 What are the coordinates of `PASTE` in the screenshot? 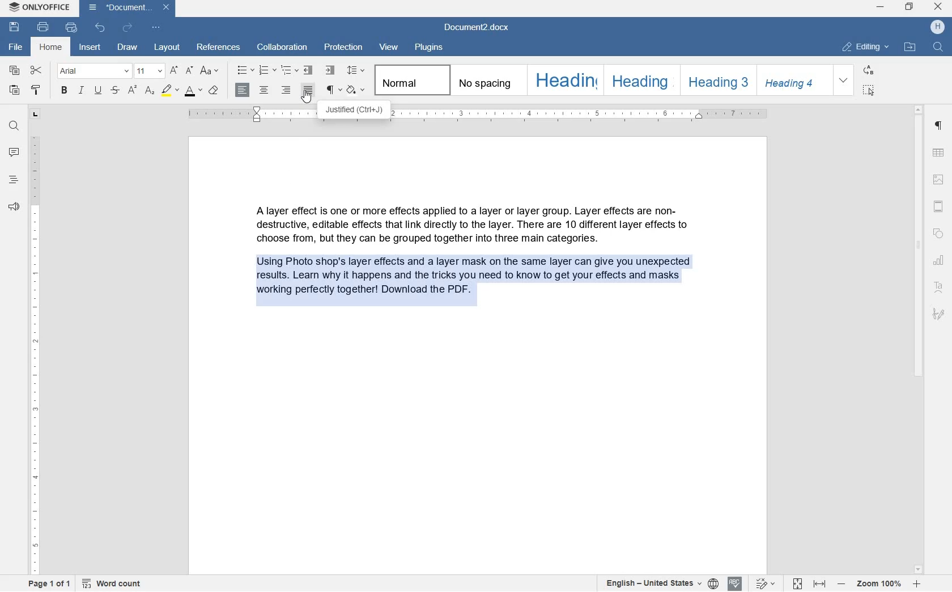 It's located at (16, 91).